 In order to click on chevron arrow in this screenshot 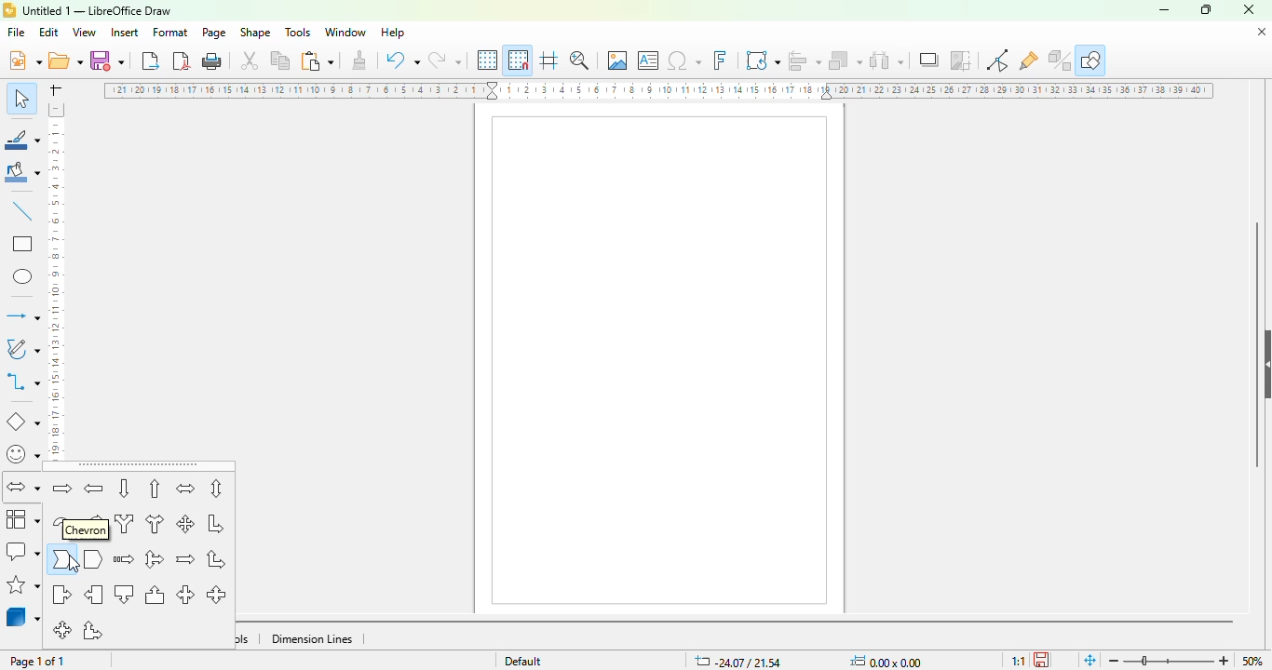, I will do `click(61, 559)`.